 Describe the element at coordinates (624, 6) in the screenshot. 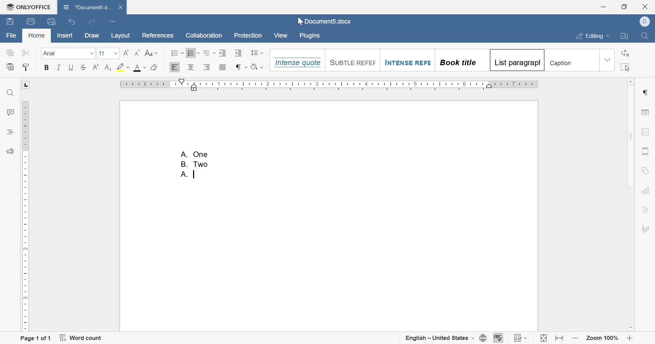

I see `restore down` at that location.